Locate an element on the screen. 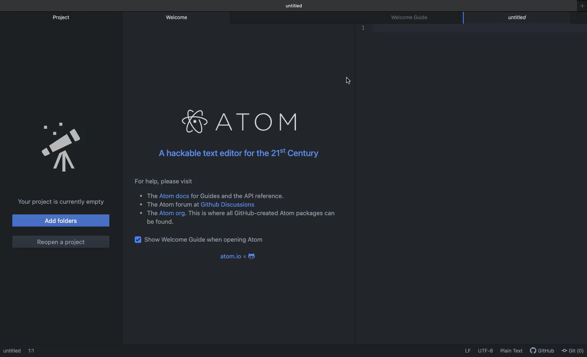 This screenshot has height=357, width=587. list item is located at coordinates (146, 213).